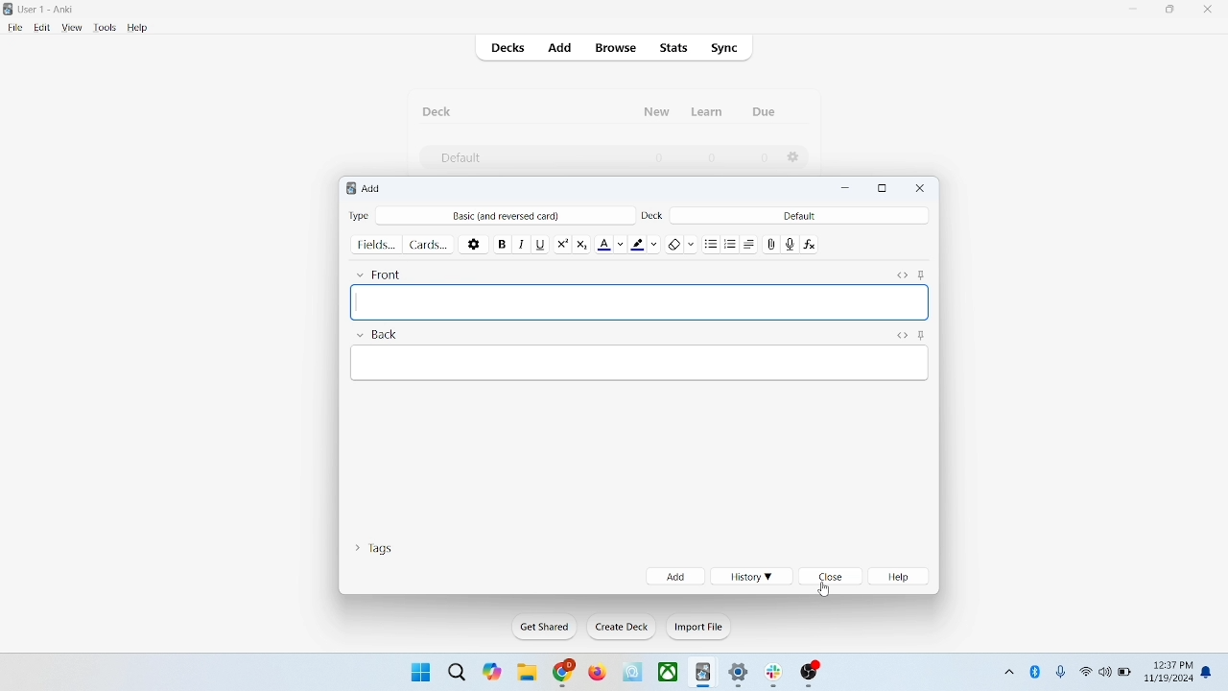 The height and width of the screenshot is (691, 1228). I want to click on import file, so click(699, 627).